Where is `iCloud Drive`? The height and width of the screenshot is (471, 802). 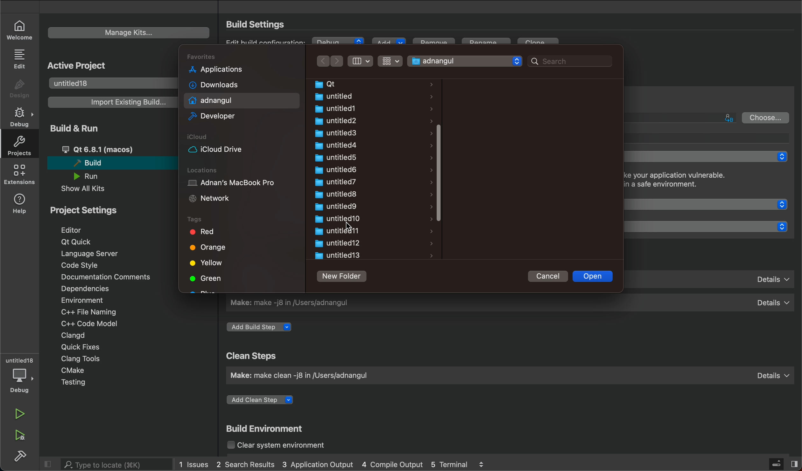
iCloud Drive is located at coordinates (214, 149).